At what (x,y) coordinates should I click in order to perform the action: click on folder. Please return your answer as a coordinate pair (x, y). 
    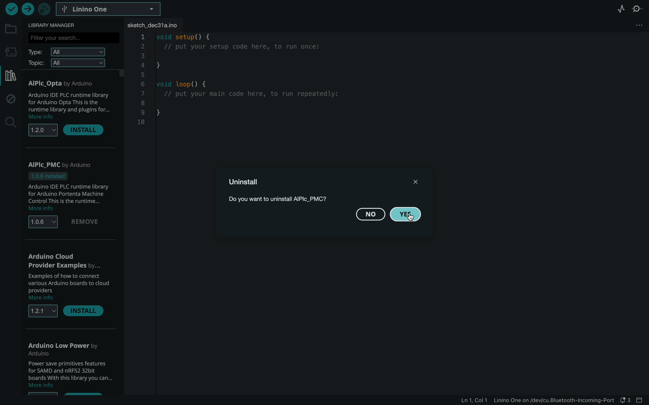
    Looking at the image, I should click on (10, 28).